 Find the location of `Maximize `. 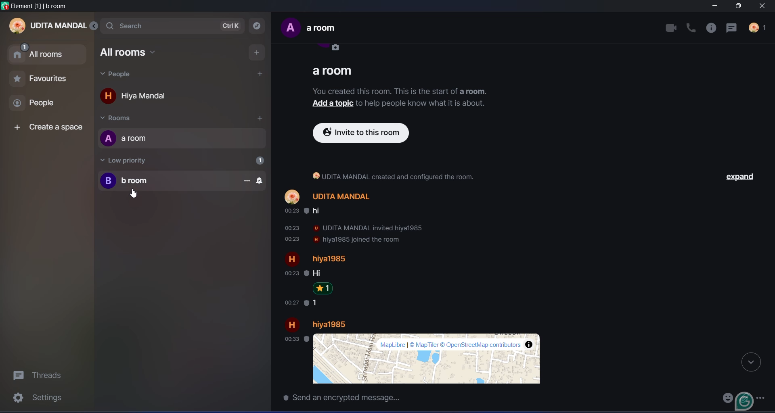

Maximize  is located at coordinates (737, 6).